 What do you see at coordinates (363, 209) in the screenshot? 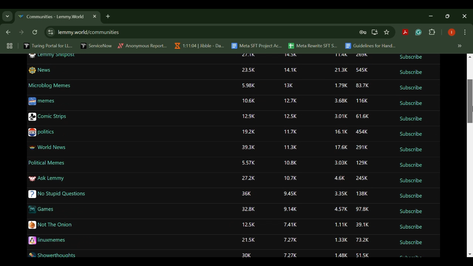
I see `97.8K` at bounding box center [363, 209].